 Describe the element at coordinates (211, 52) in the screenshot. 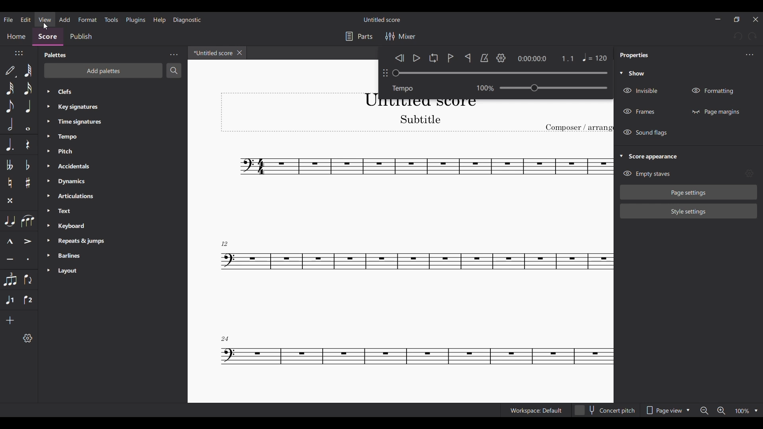

I see `*Untitled score` at that location.